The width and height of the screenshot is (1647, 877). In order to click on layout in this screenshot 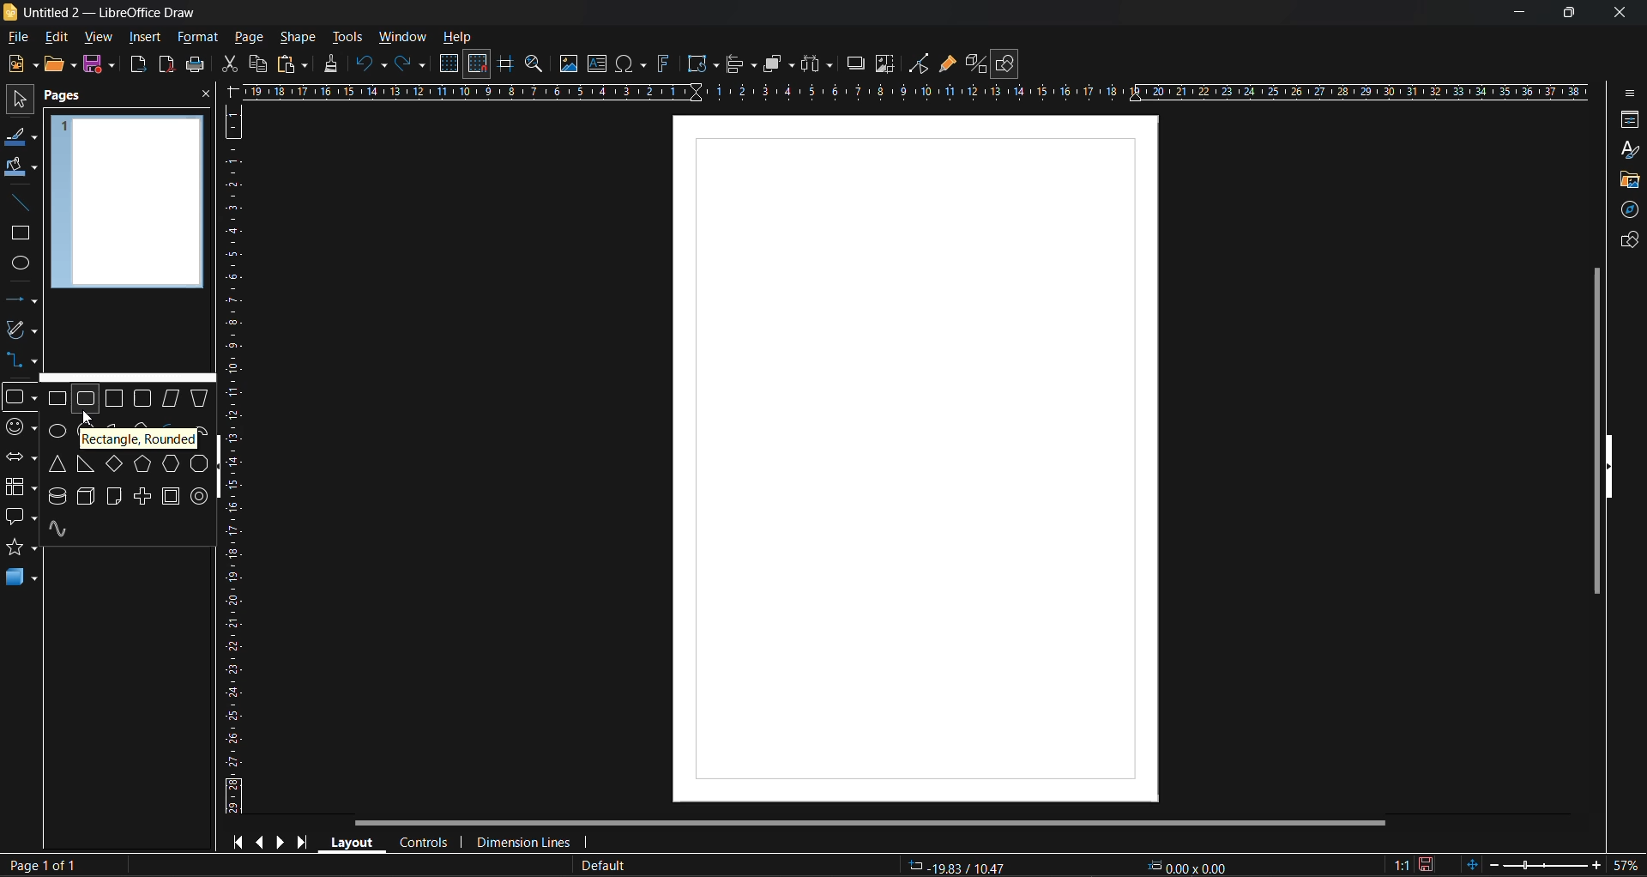, I will do `click(348, 841)`.